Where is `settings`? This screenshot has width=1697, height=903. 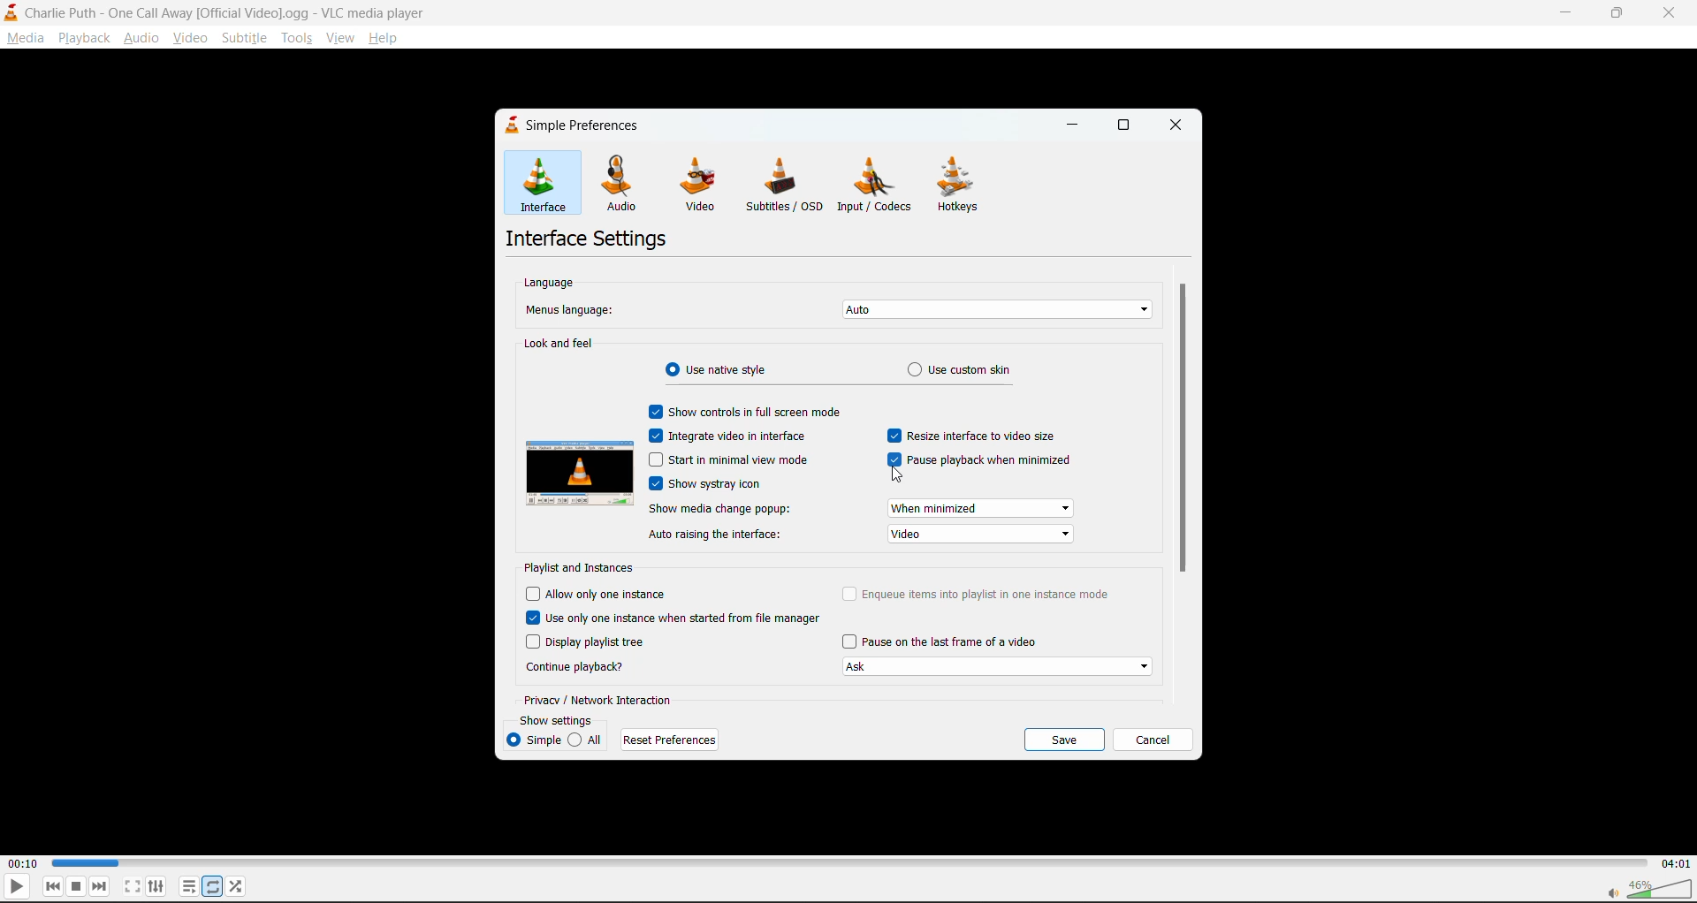
settings is located at coordinates (158, 884).